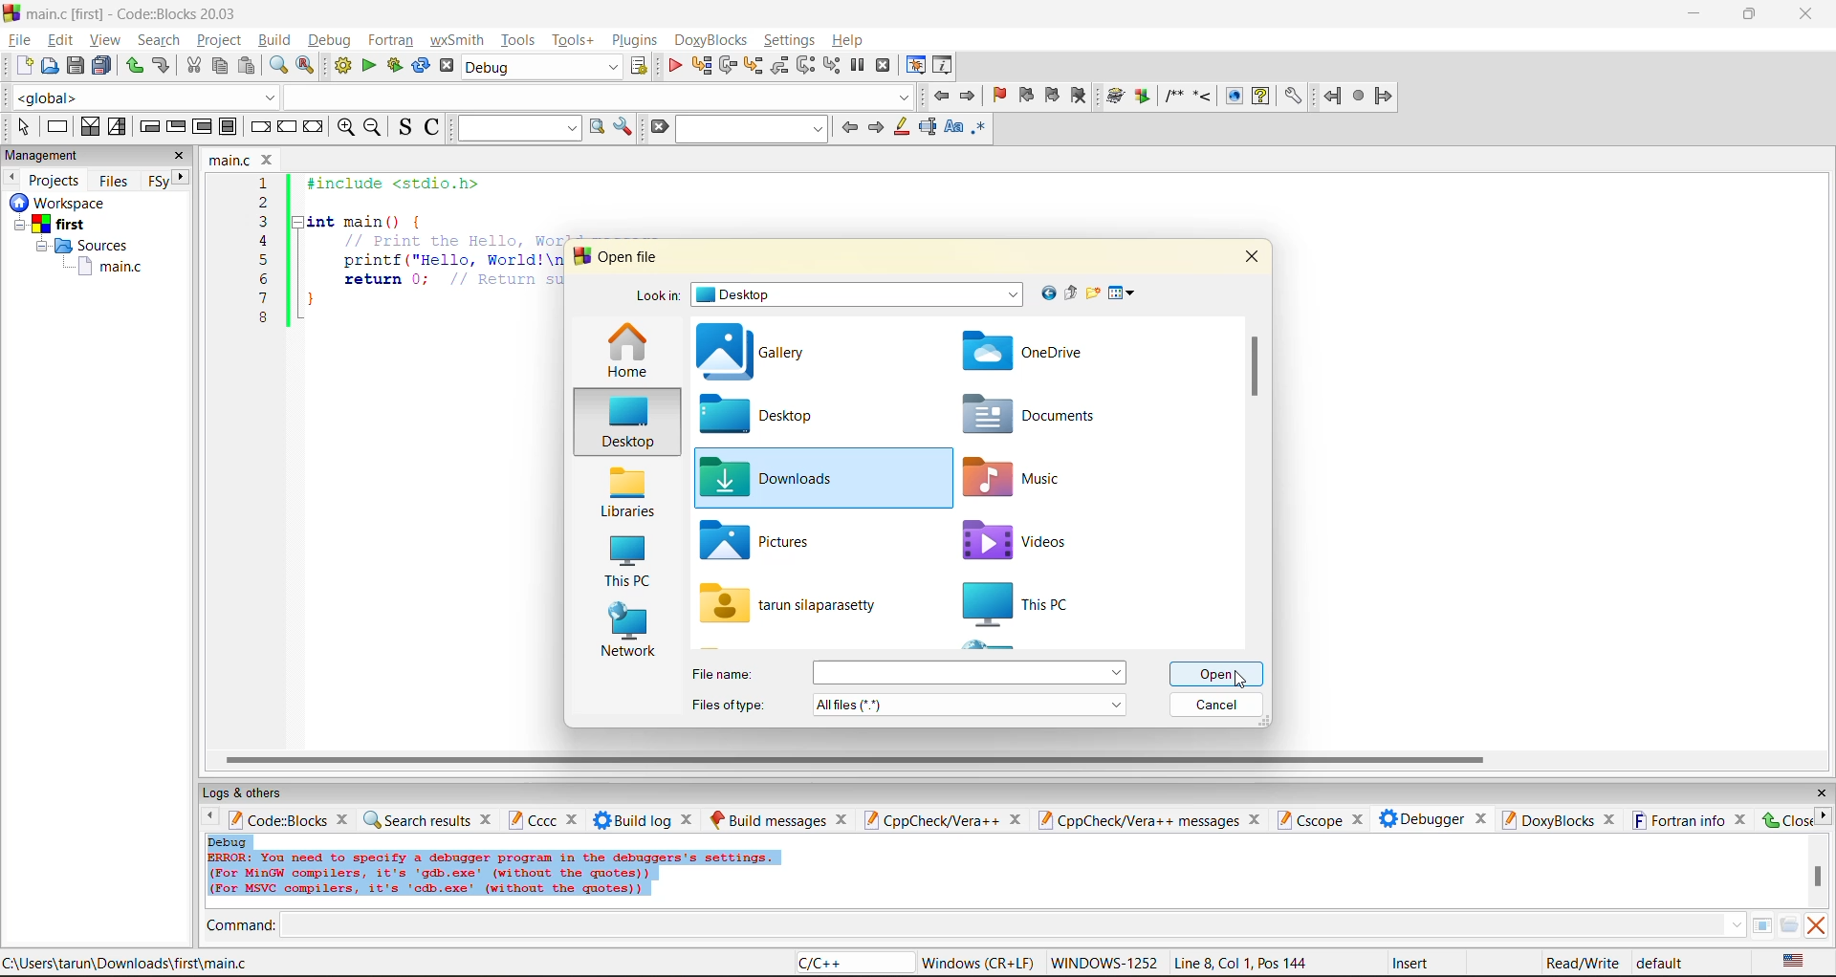 Image resolution: width=1836 pixels, height=977 pixels. Describe the element at coordinates (1761, 924) in the screenshot. I see `tables` at that location.